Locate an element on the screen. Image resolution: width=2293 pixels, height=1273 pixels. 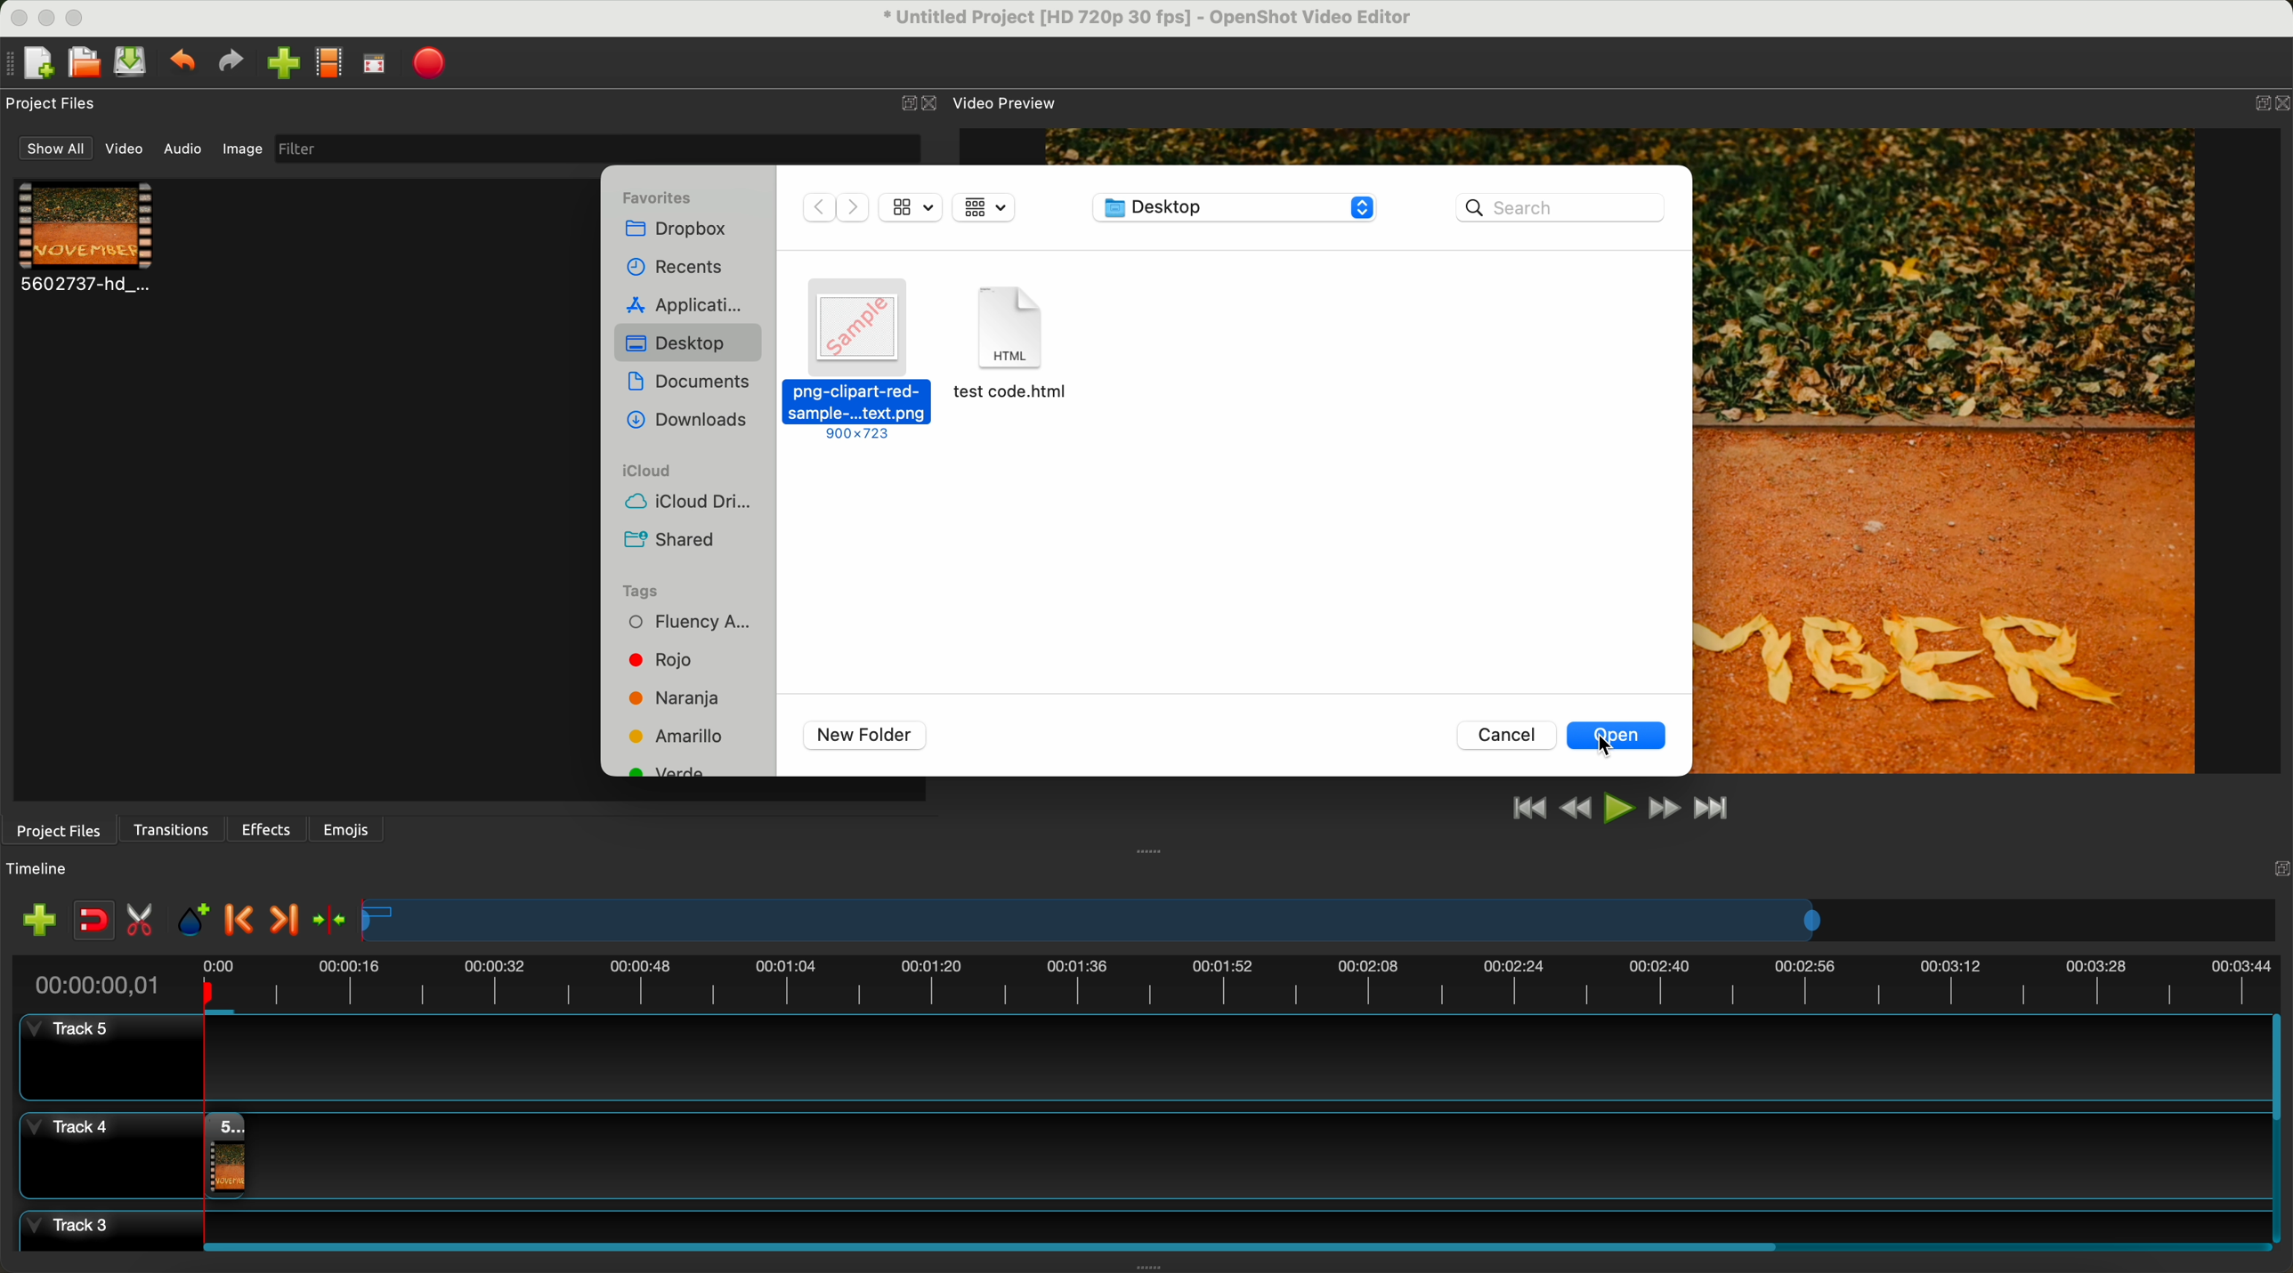
track 3 is located at coordinates (1139, 1223).